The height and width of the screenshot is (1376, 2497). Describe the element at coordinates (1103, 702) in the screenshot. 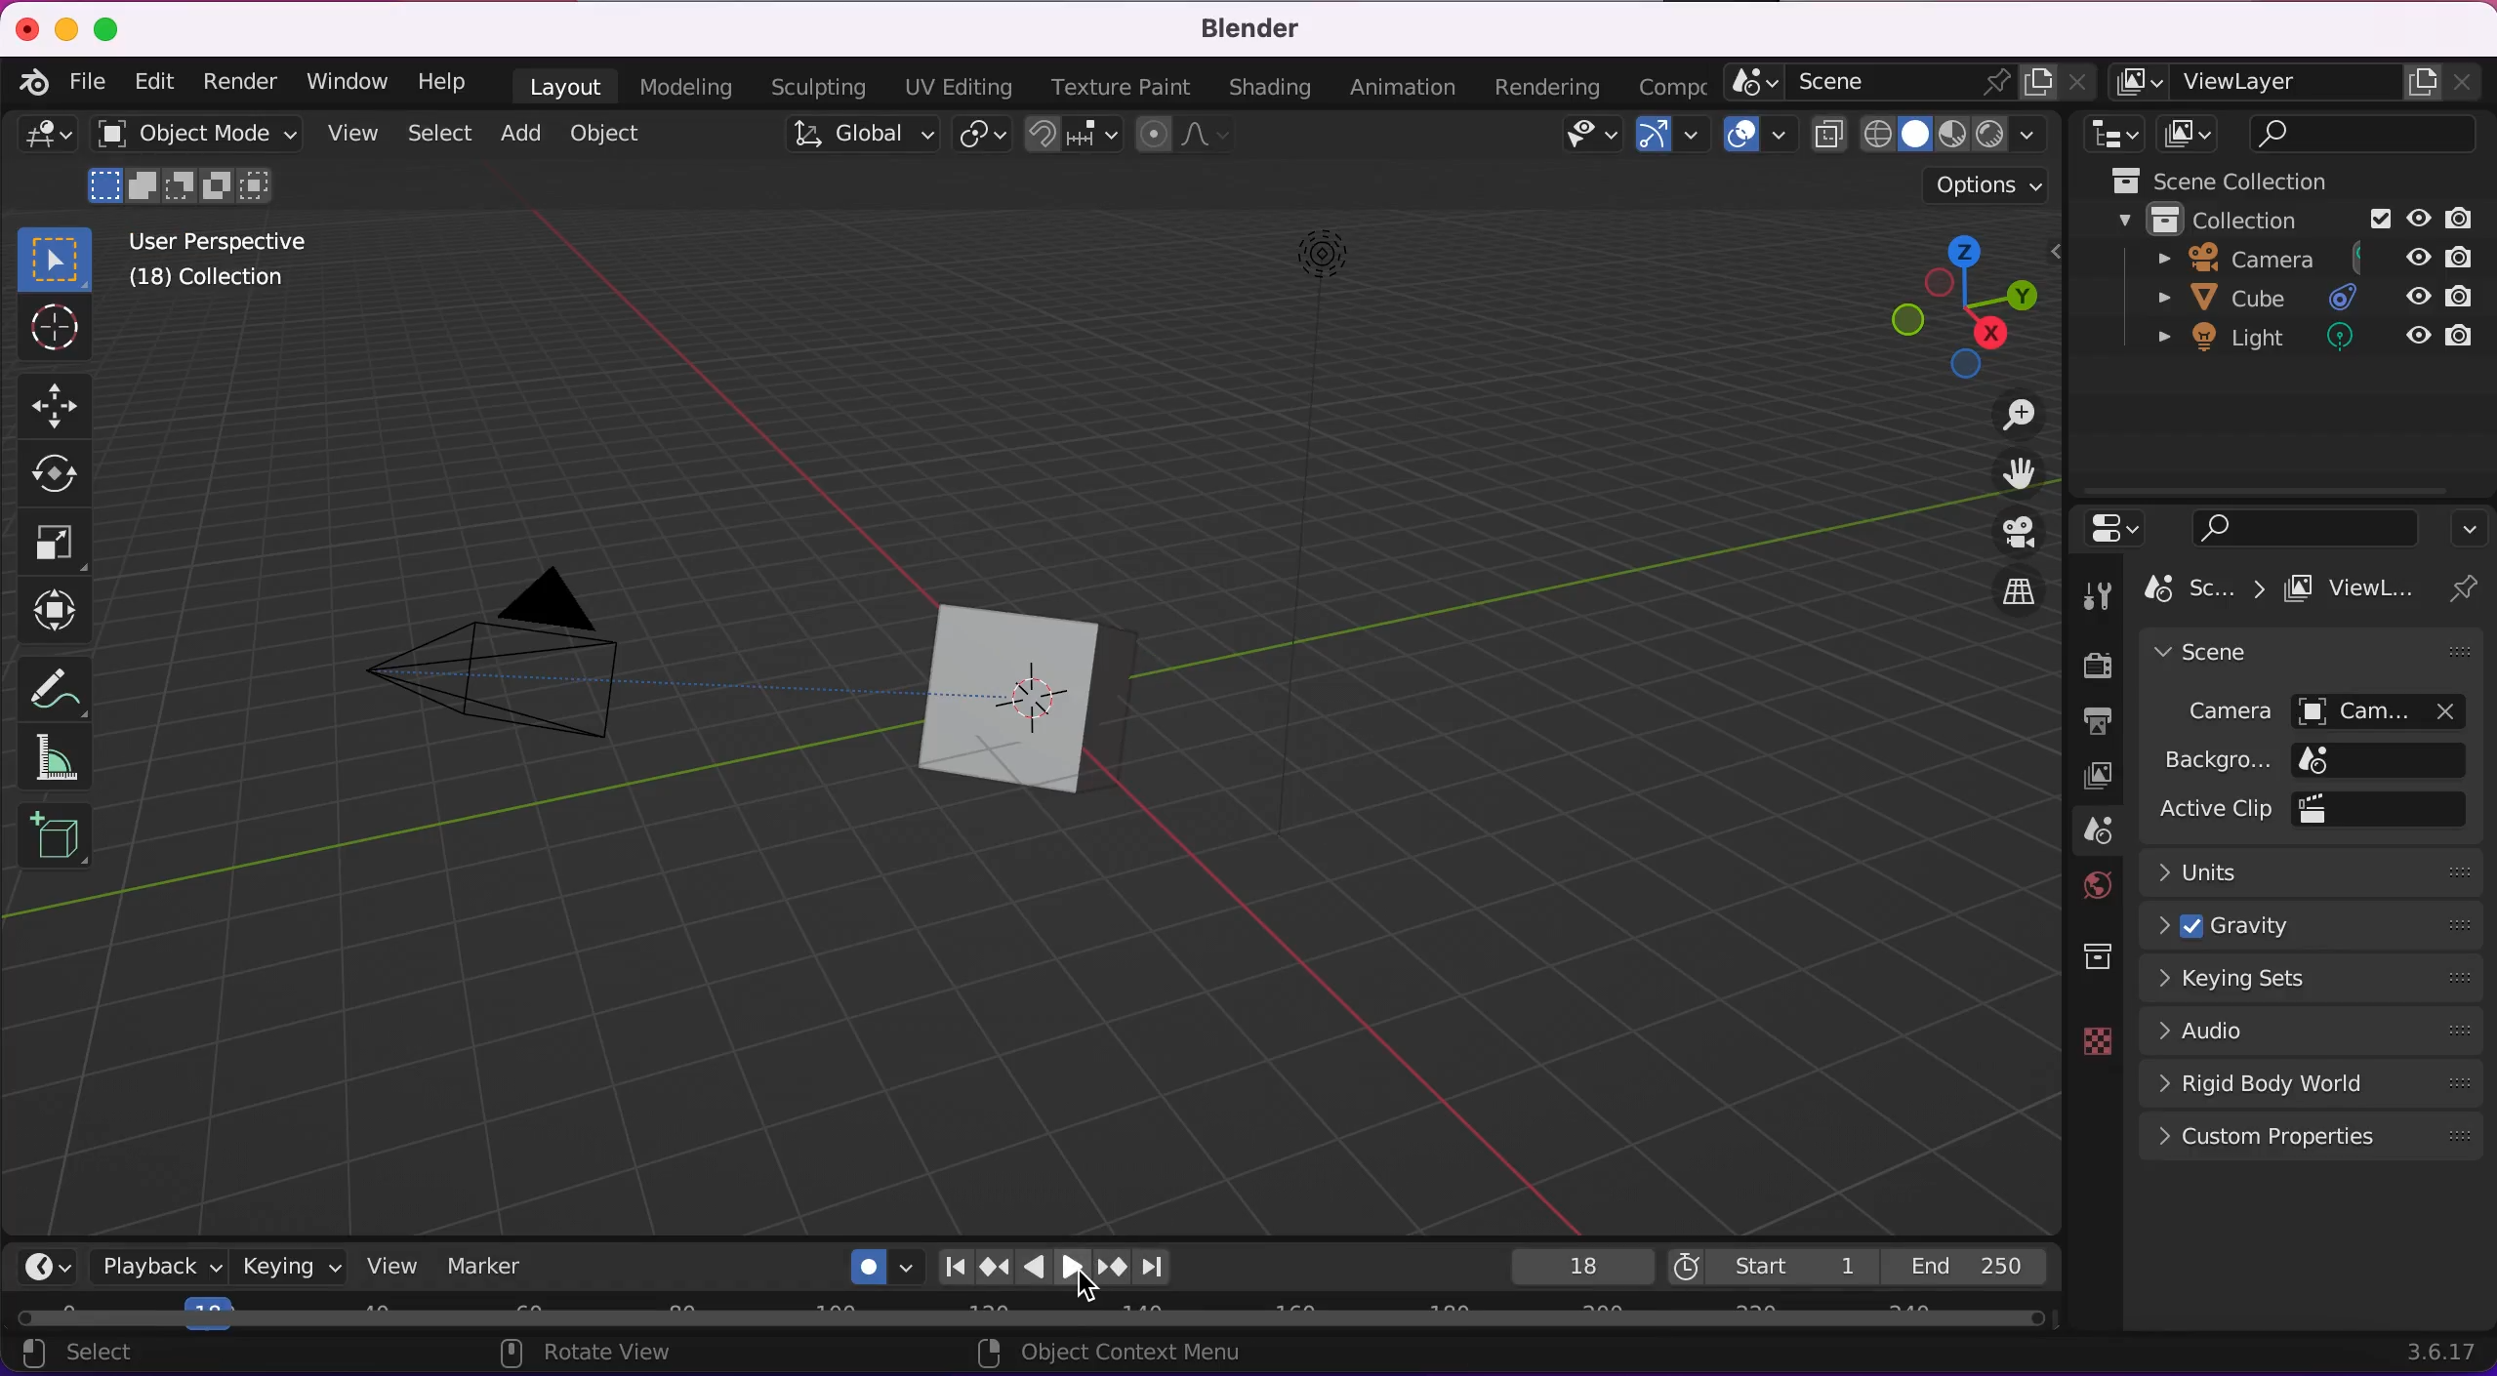

I see `cube` at that location.